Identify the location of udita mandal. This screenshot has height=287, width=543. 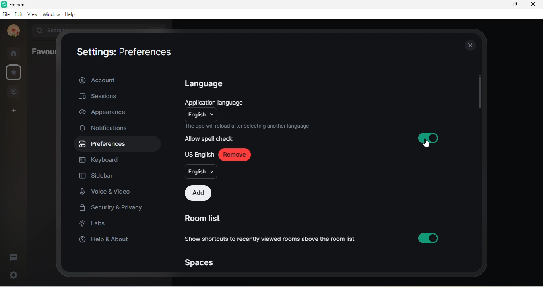
(12, 31).